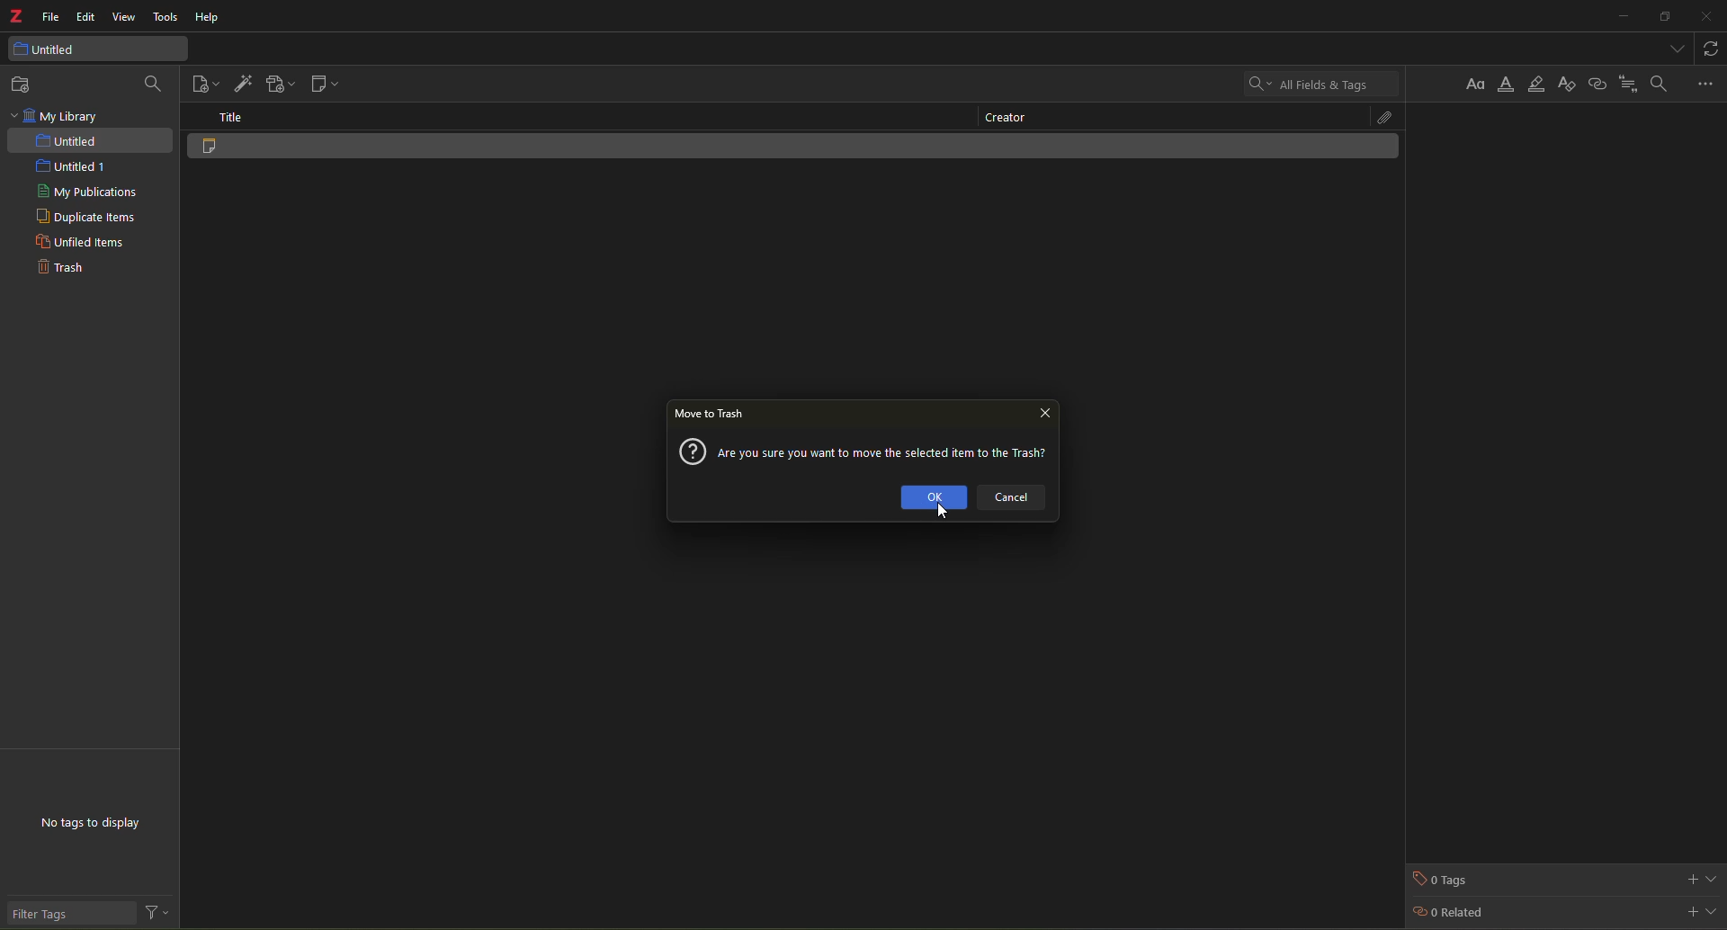 The width and height of the screenshot is (1727, 930). Describe the element at coordinates (886, 450) in the screenshot. I see `Are you sure you want to move the selected item to the Trash?` at that location.